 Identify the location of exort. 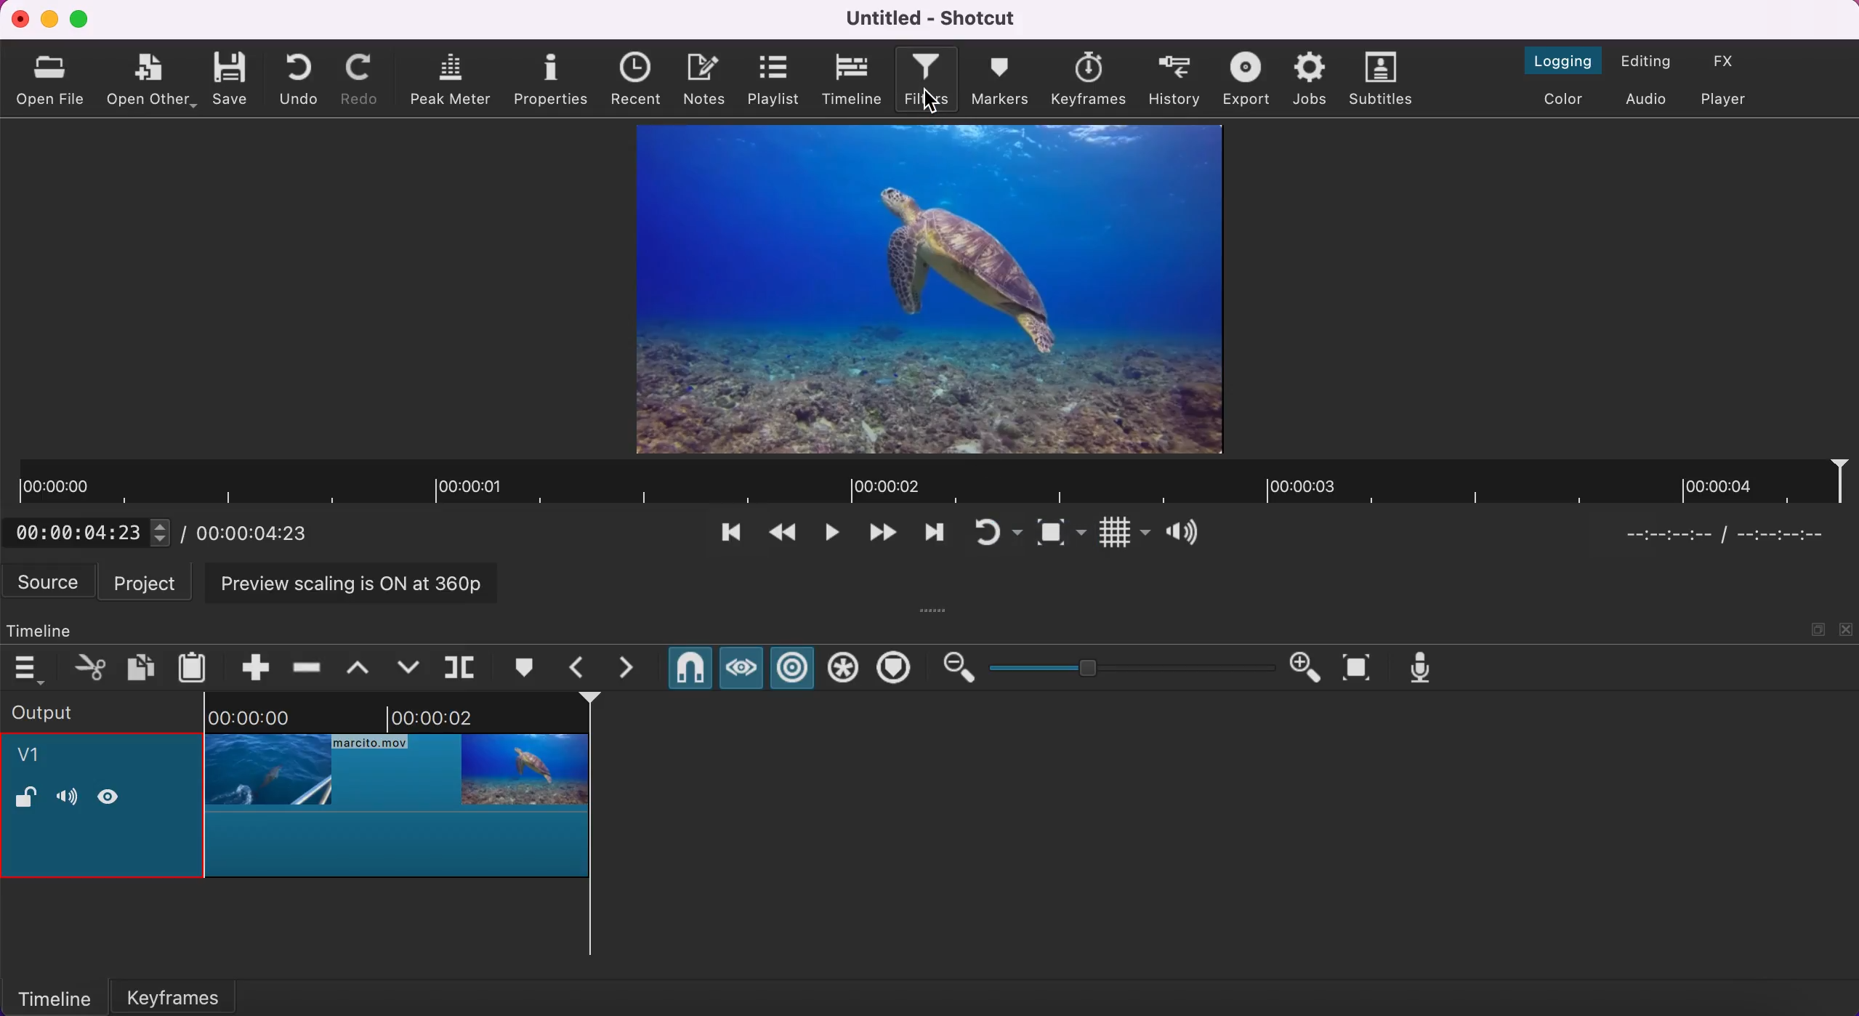
(1250, 80).